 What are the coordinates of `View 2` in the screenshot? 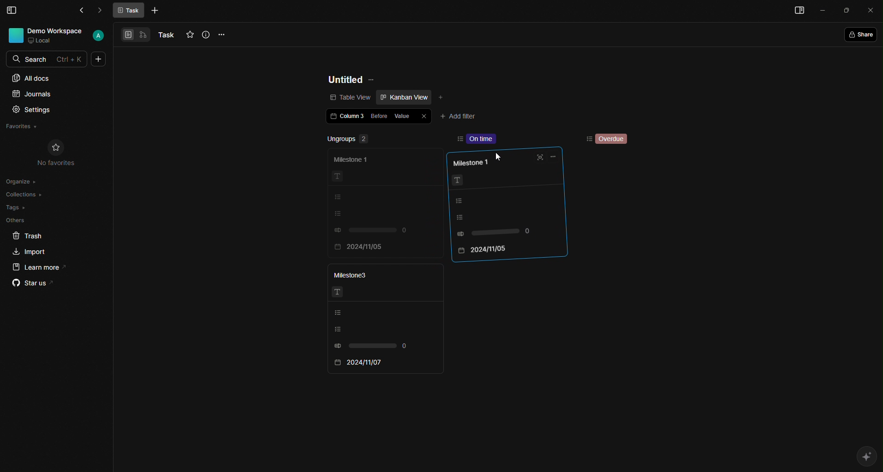 It's located at (143, 36).